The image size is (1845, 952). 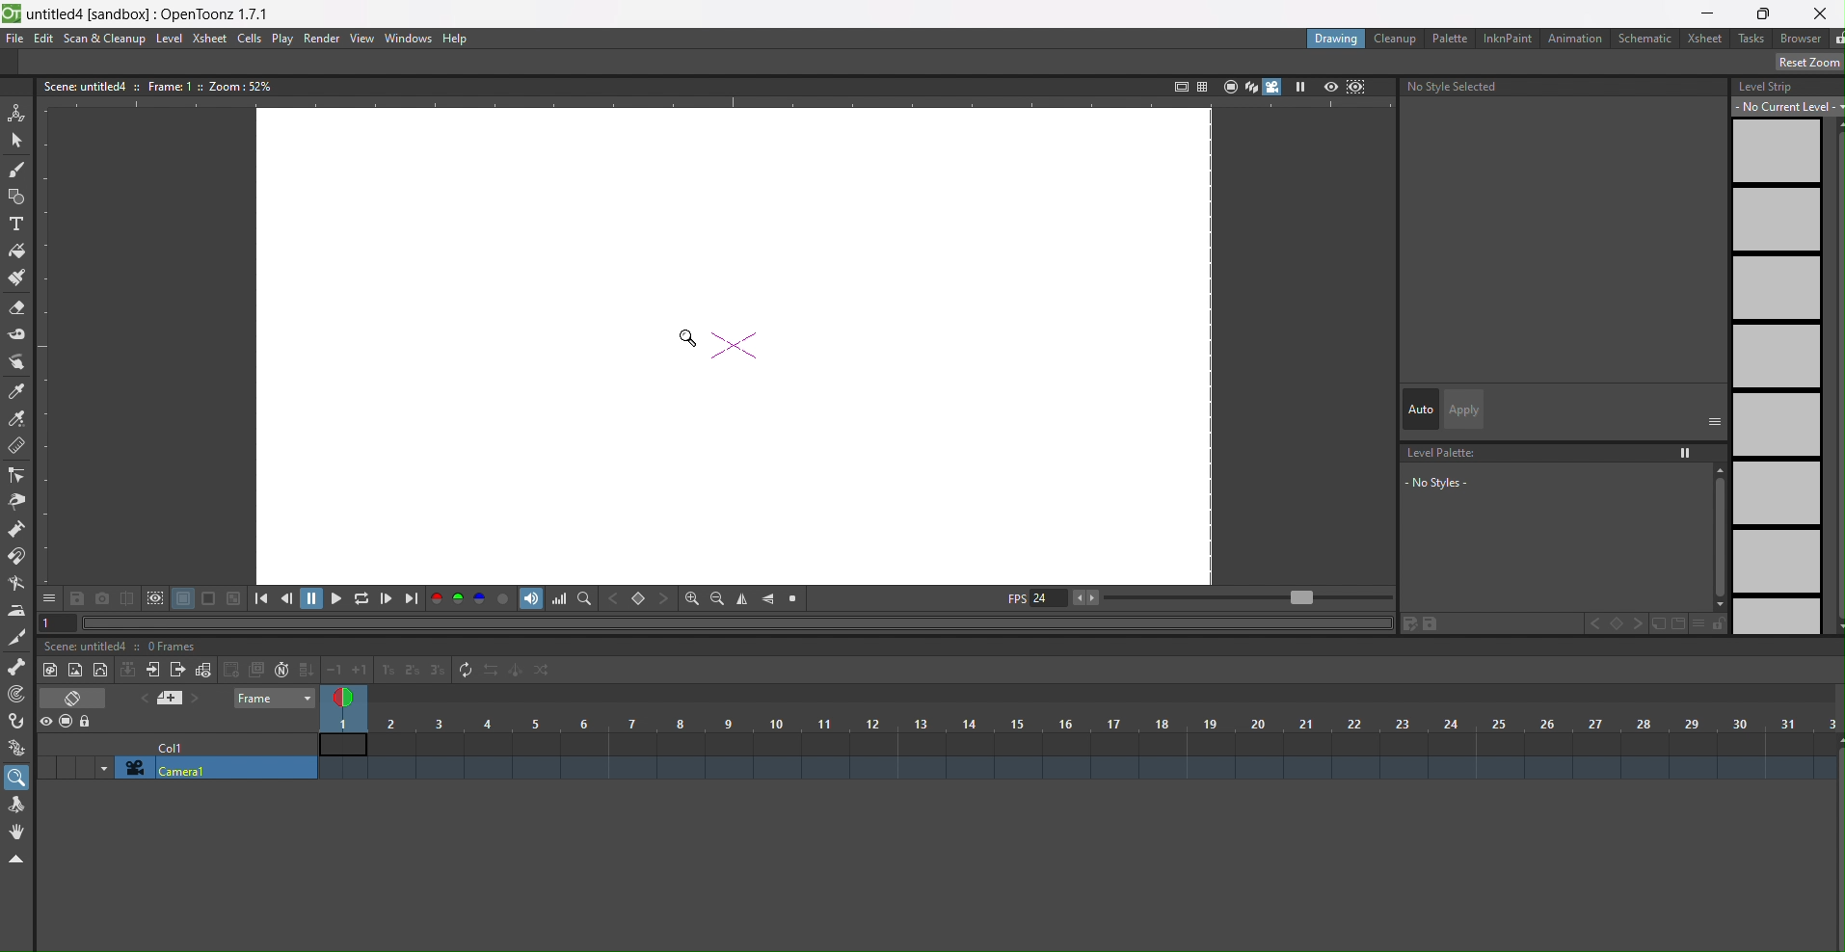 What do you see at coordinates (105, 40) in the screenshot?
I see `scan&cleanup` at bounding box center [105, 40].